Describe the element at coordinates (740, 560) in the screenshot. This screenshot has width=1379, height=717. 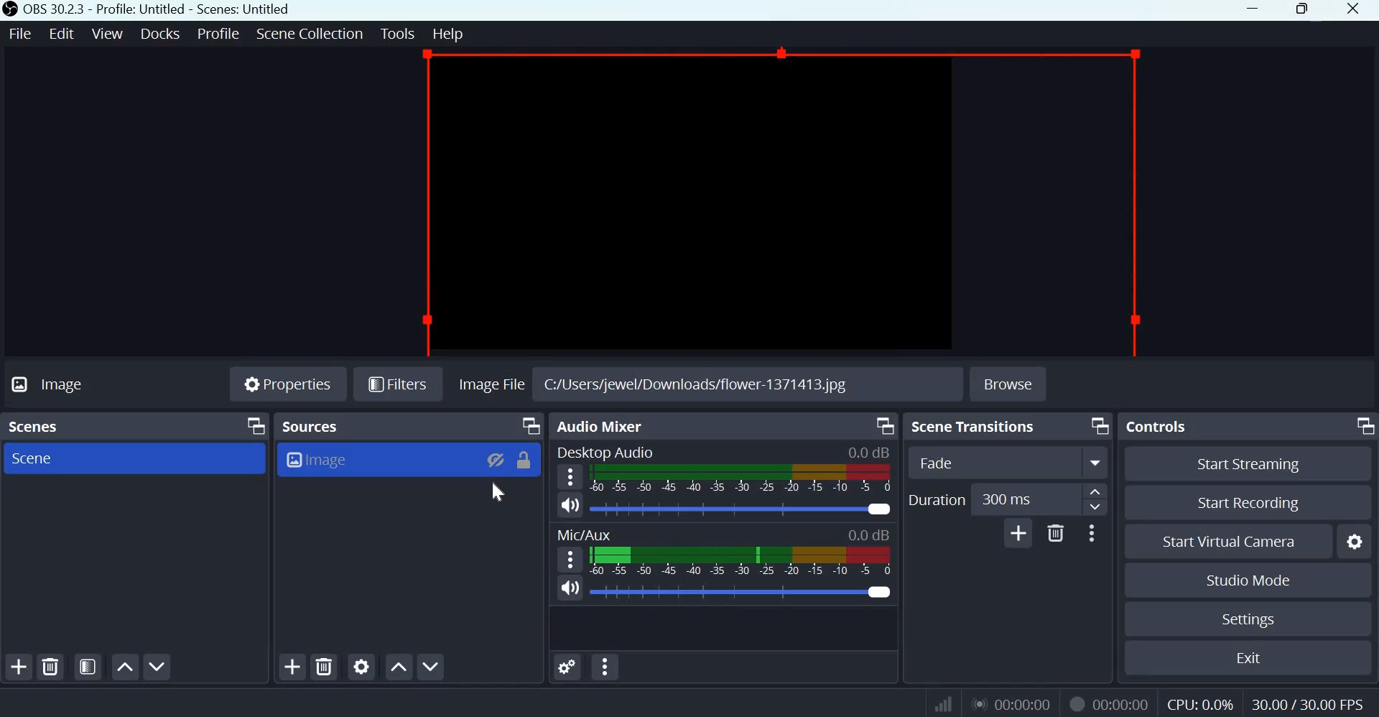
I see `Volume Meter` at that location.